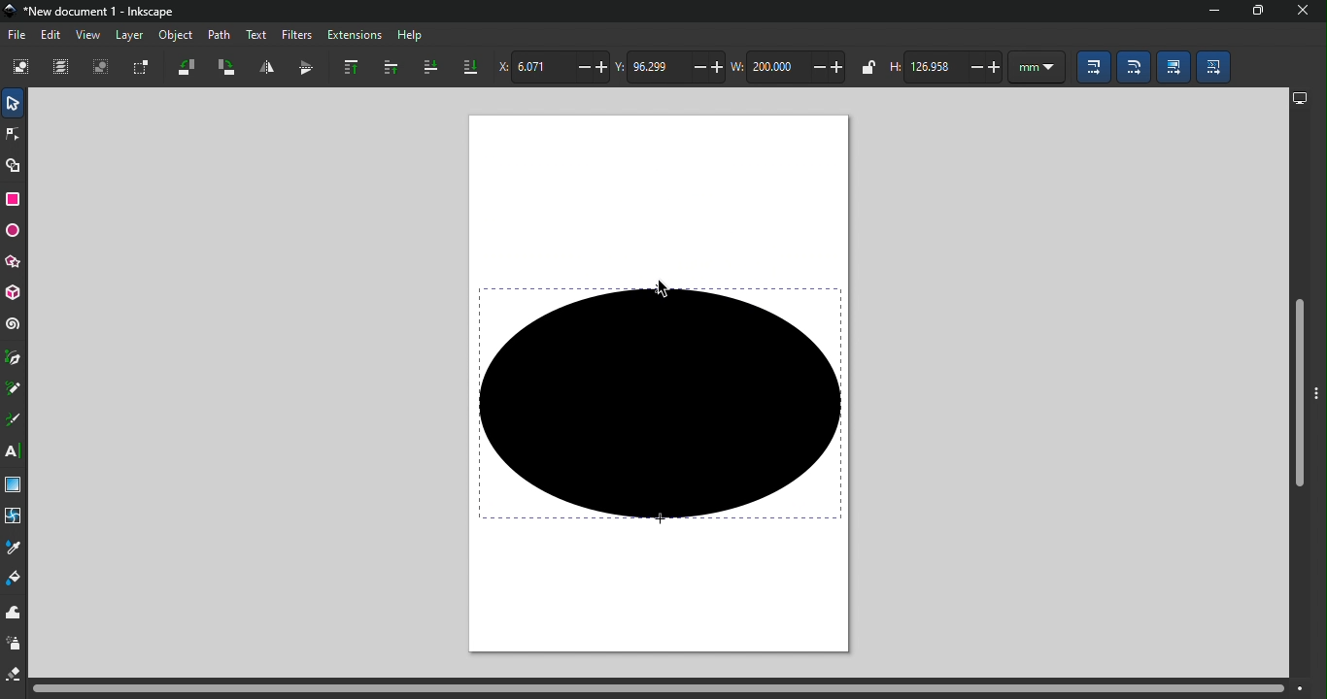  I want to click on Mesh tool, so click(14, 516).